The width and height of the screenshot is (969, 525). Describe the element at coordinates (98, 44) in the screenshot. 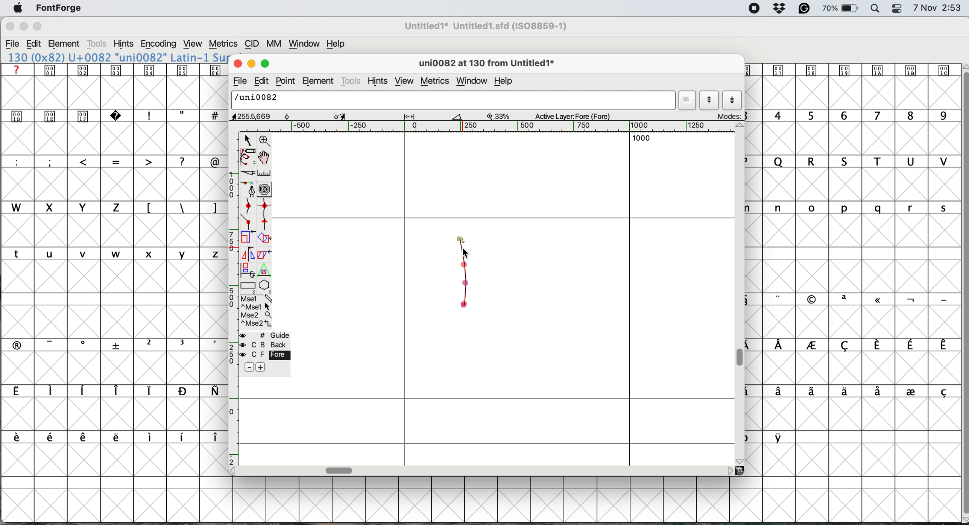

I see `tools` at that location.